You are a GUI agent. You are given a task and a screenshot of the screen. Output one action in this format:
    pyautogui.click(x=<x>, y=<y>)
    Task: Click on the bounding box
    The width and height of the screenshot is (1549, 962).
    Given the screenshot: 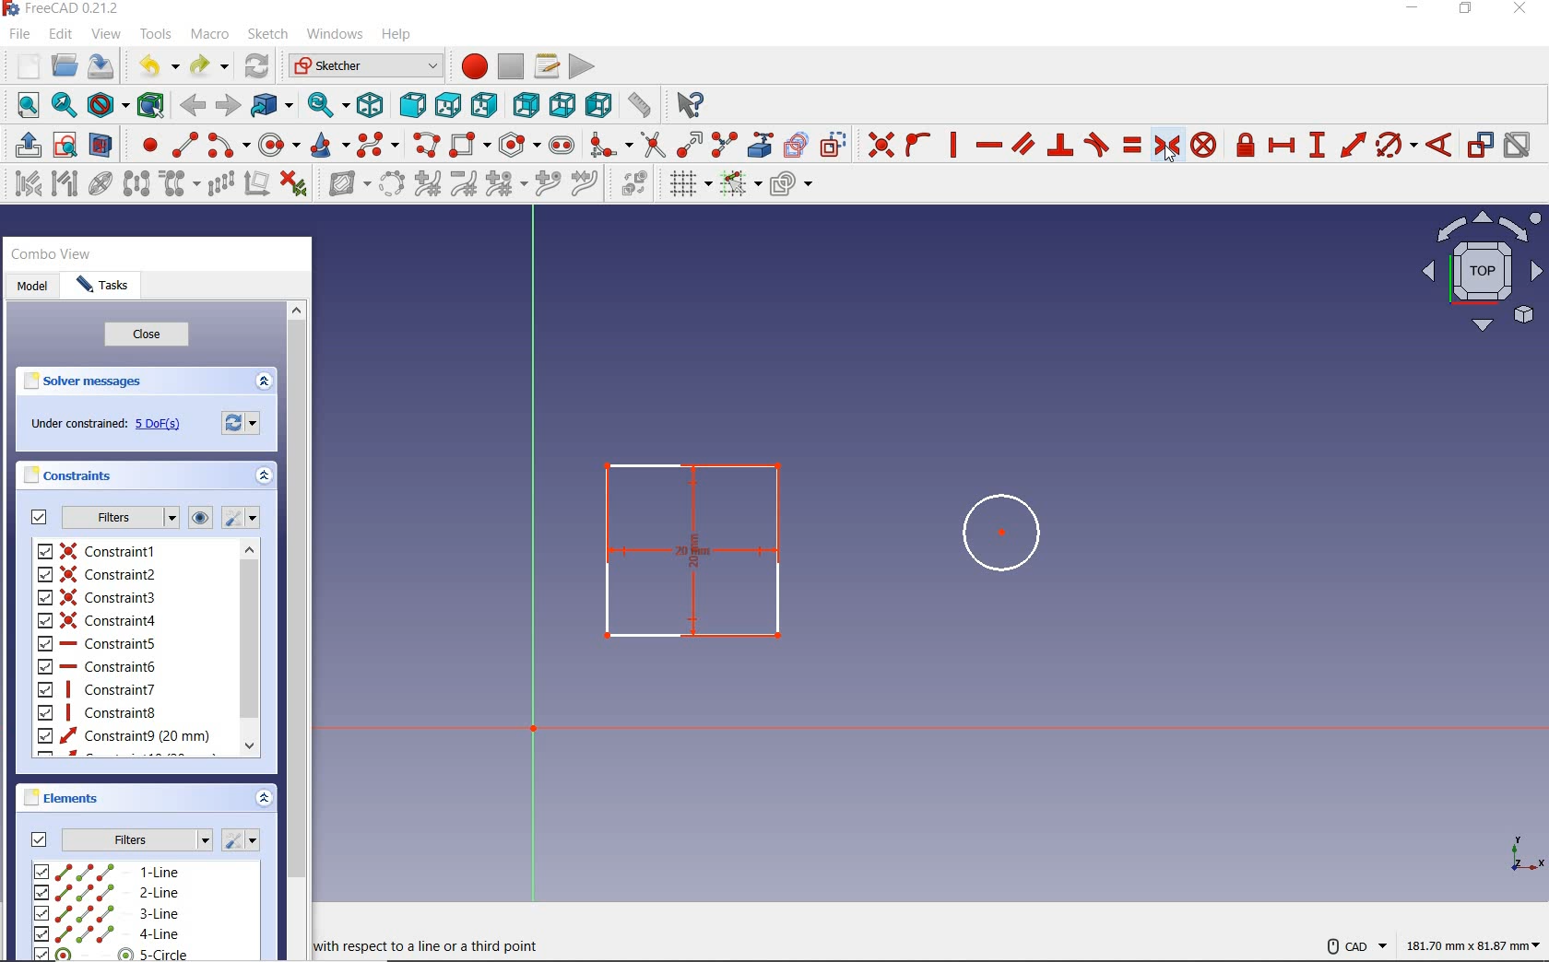 What is the action you would take?
    pyautogui.click(x=149, y=105)
    